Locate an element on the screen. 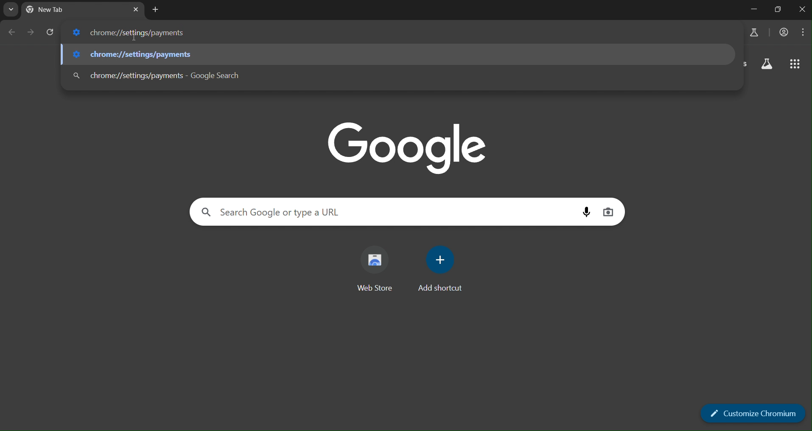  go back one page is located at coordinates (12, 33).